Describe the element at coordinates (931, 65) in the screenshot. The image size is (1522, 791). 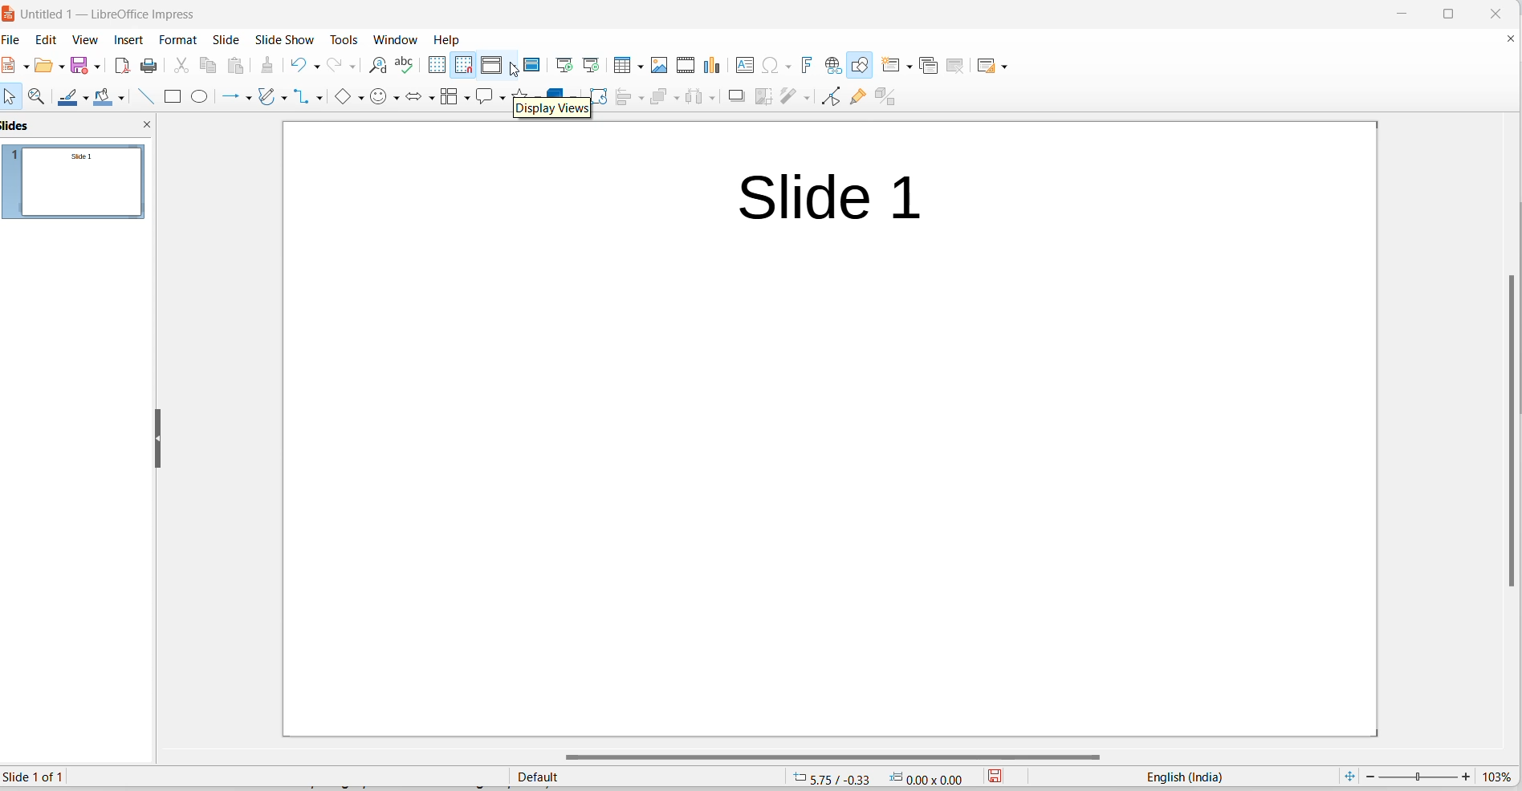
I see `duplicate slide` at that location.